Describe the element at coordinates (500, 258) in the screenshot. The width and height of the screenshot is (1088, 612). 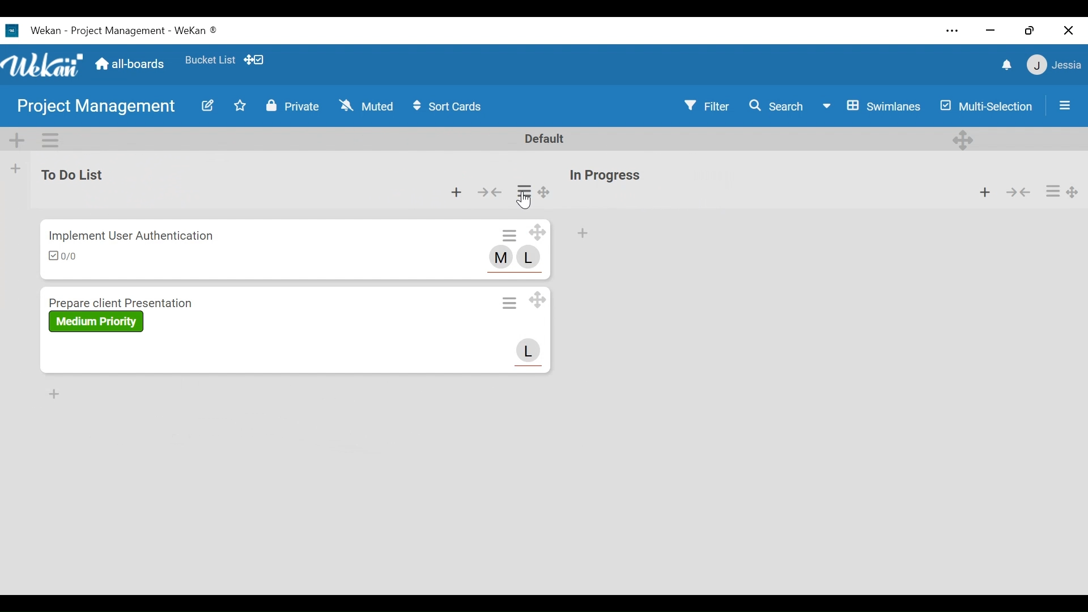
I see `M` at that location.